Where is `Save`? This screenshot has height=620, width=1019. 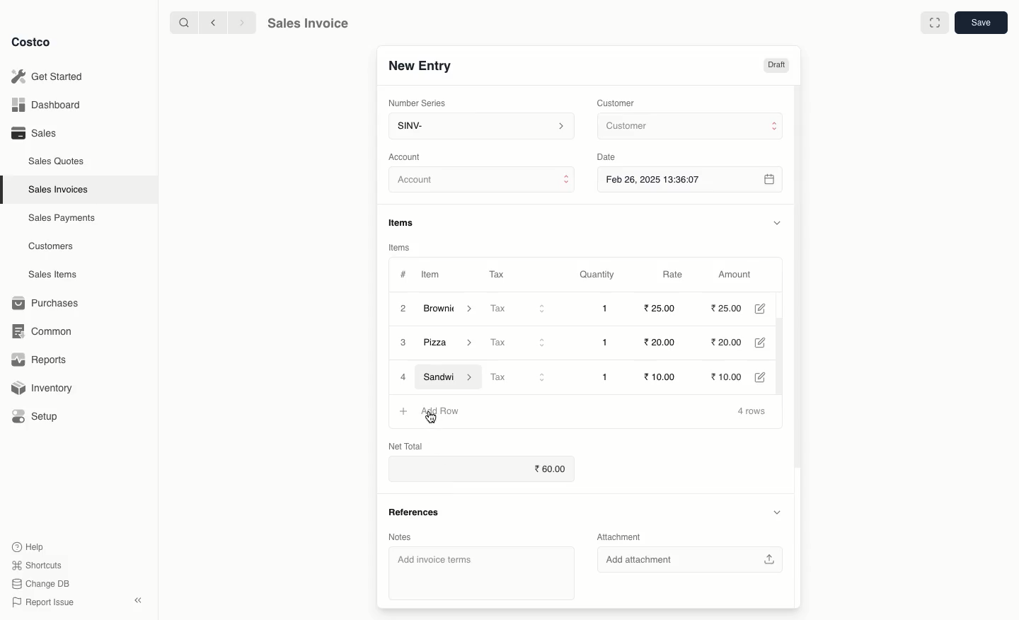 Save is located at coordinates (983, 24).